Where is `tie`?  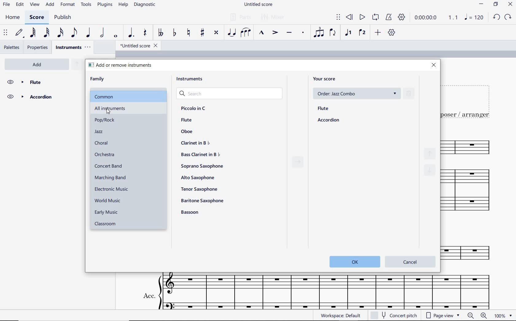 tie is located at coordinates (233, 33).